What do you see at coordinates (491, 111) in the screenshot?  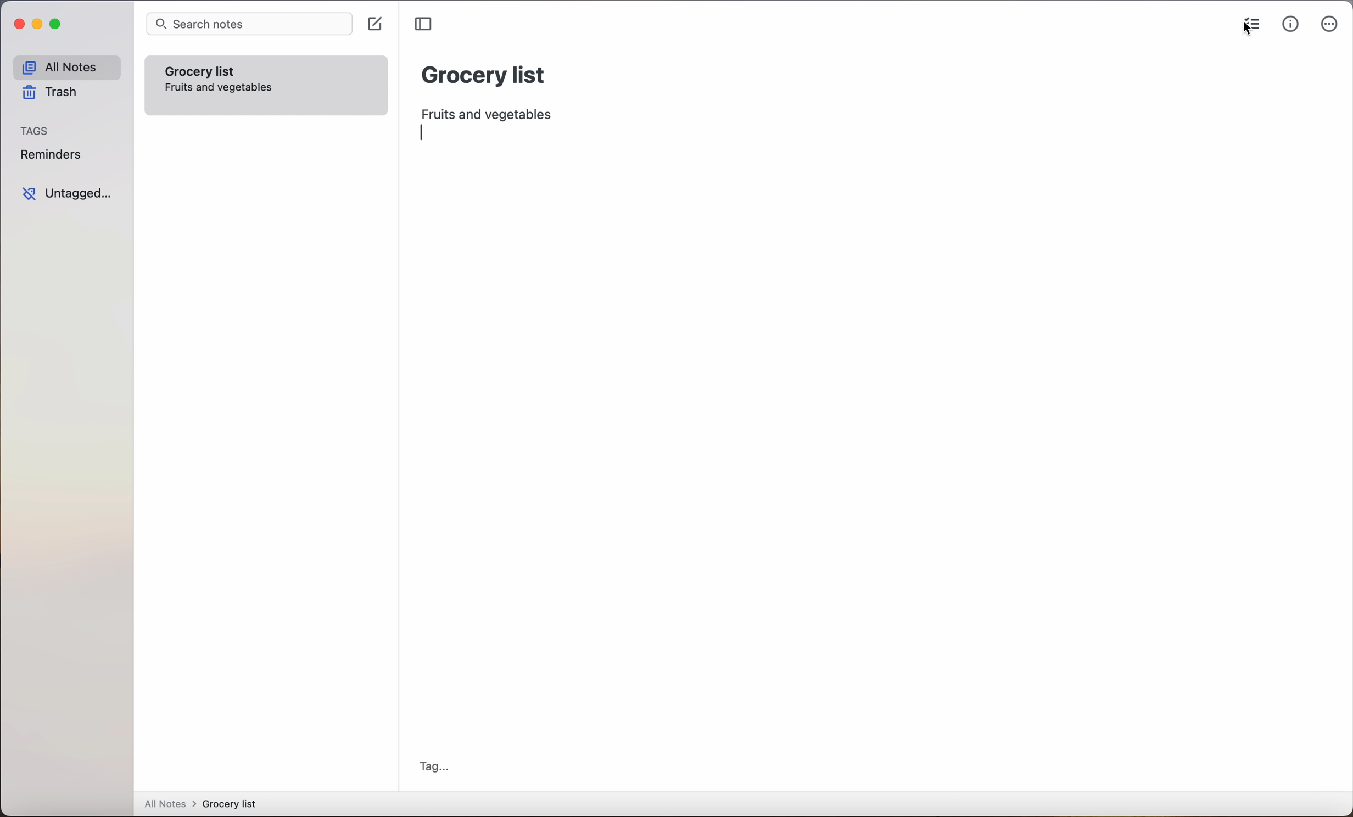 I see `fruits and vegetables` at bounding box center [491, 111].